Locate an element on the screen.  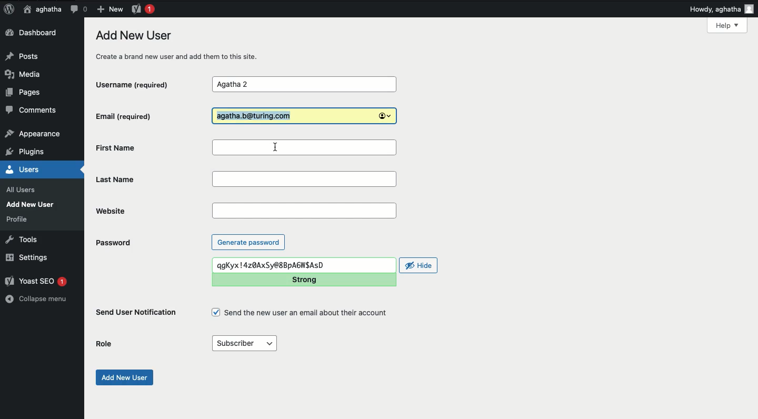
Last name is located at coordinates (151, 180).